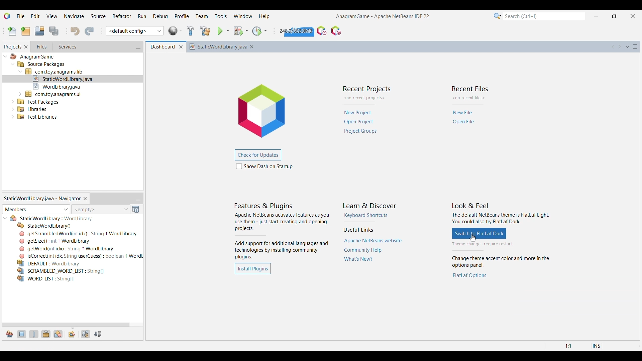  What do you see at coordinates (635, 47) in the screenshot?
I see `Maximize window` at bounding box center [635, 47].